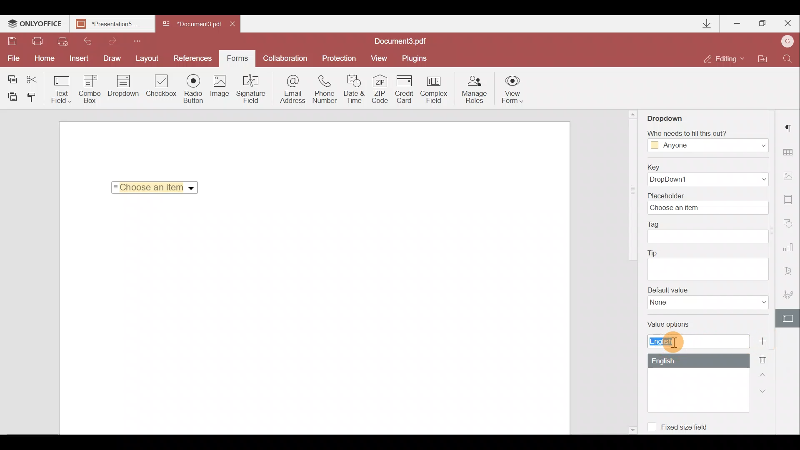  What do you see at coordinates (134, 40) in the screenshot?
I see `Customize quick access toolbar` at bounding box center [134, 40].